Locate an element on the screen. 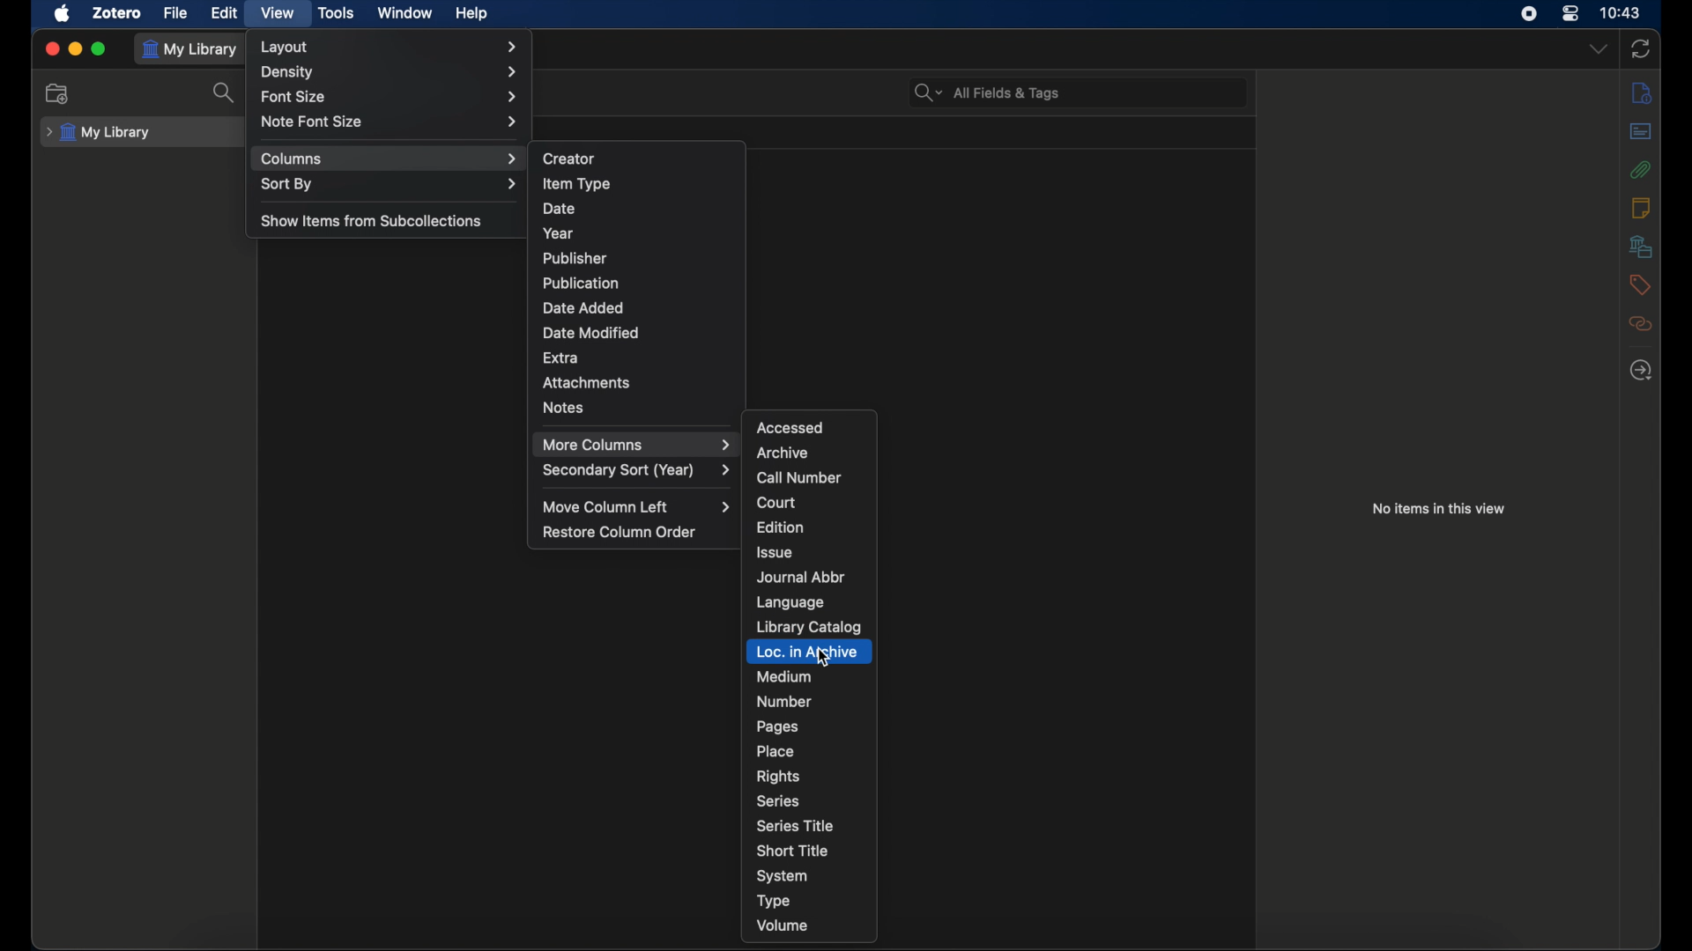  zotero is located at coordinates (118, 13).